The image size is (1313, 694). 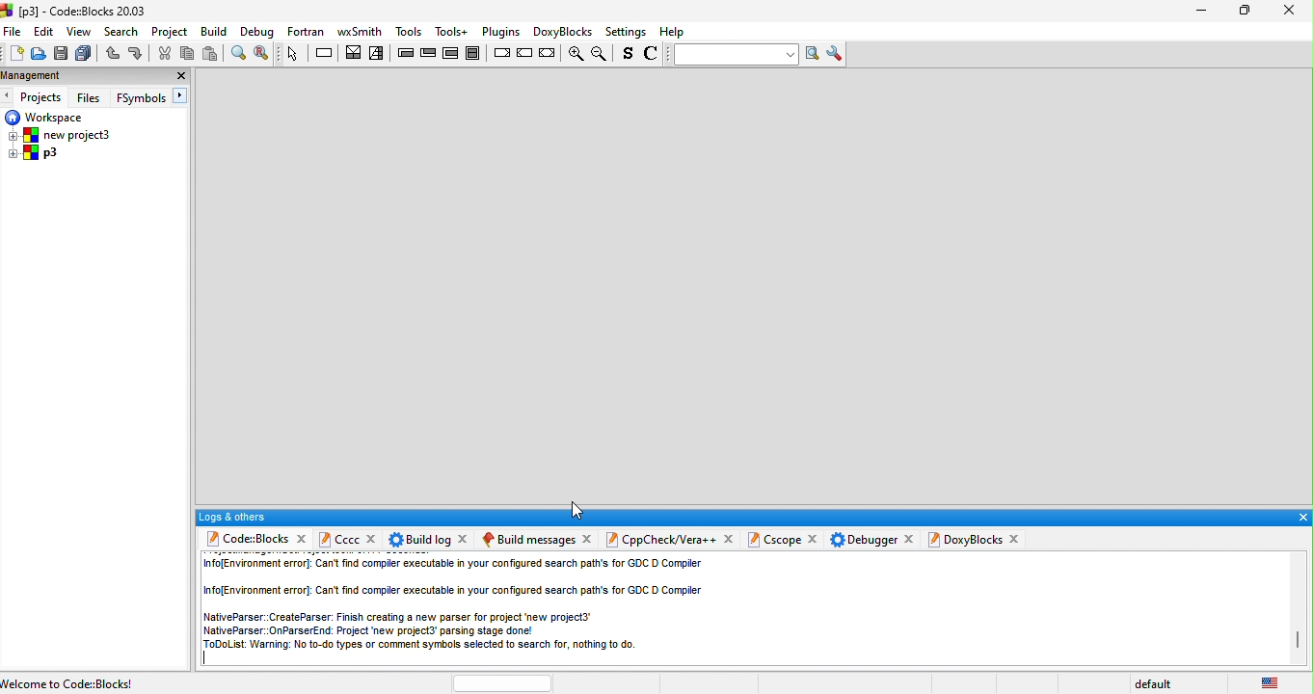 What do you see at coordinates (172, 31) in the screenshot?
I see `project` at bounding box center [172, 31].